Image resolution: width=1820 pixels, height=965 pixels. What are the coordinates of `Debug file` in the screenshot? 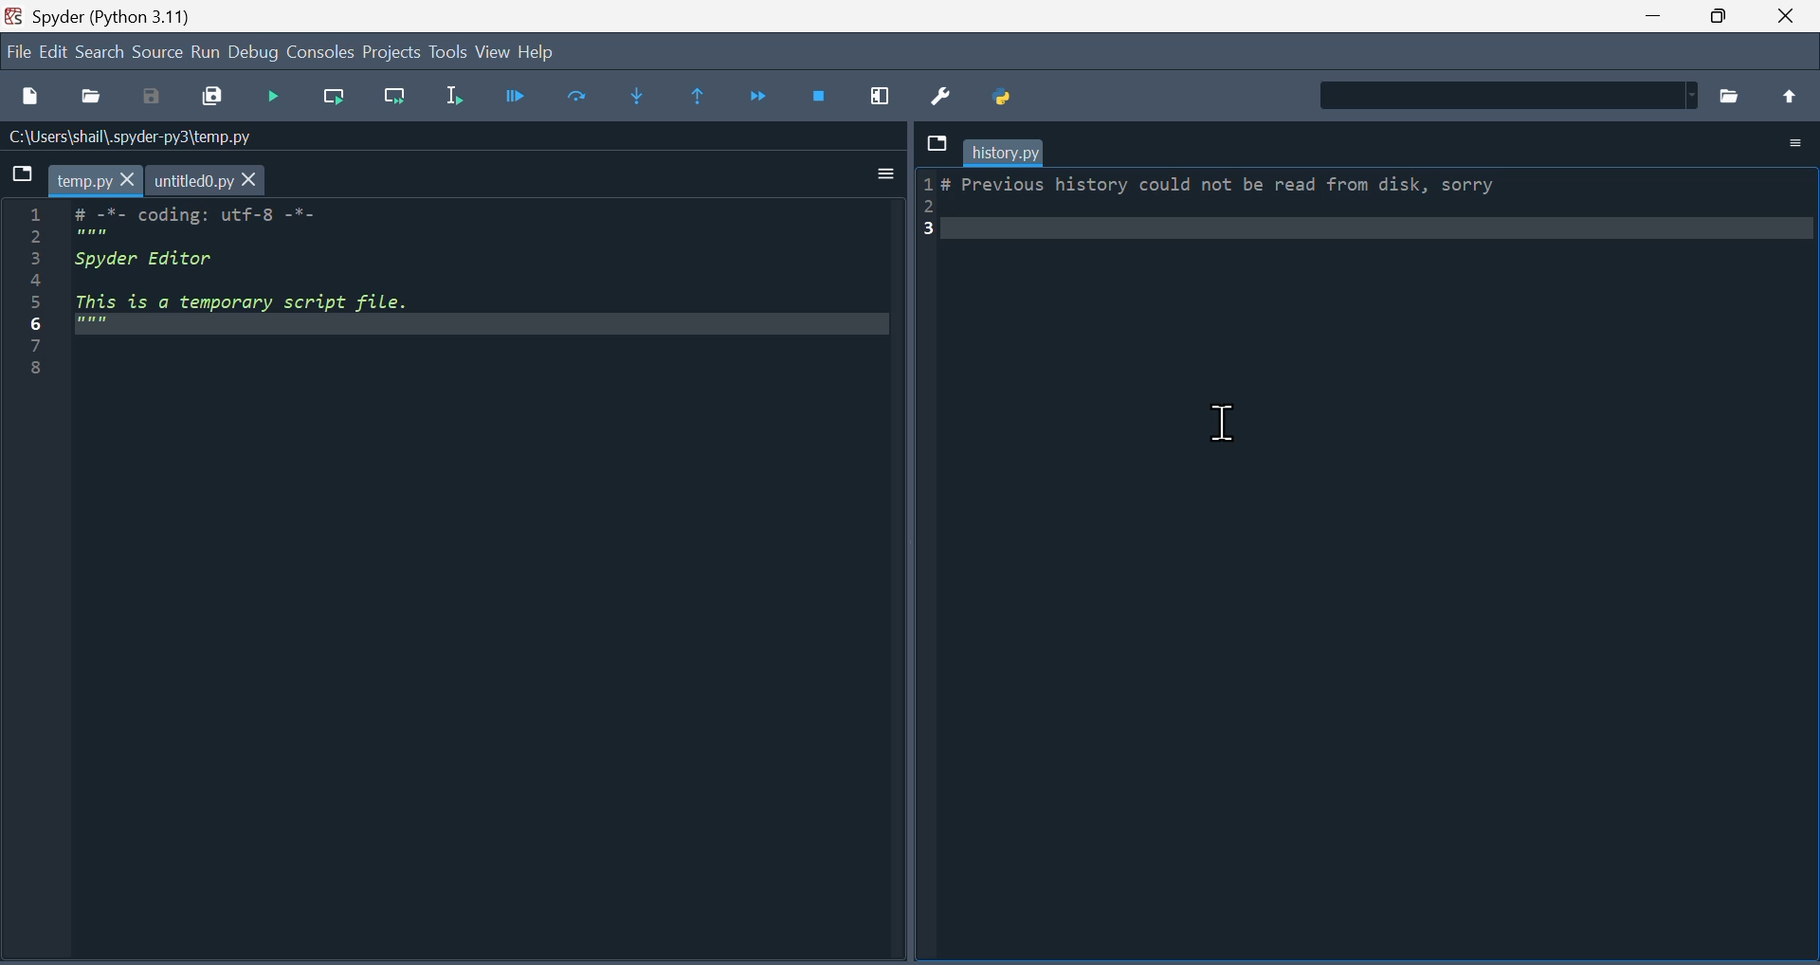 It's located at (528, 97).